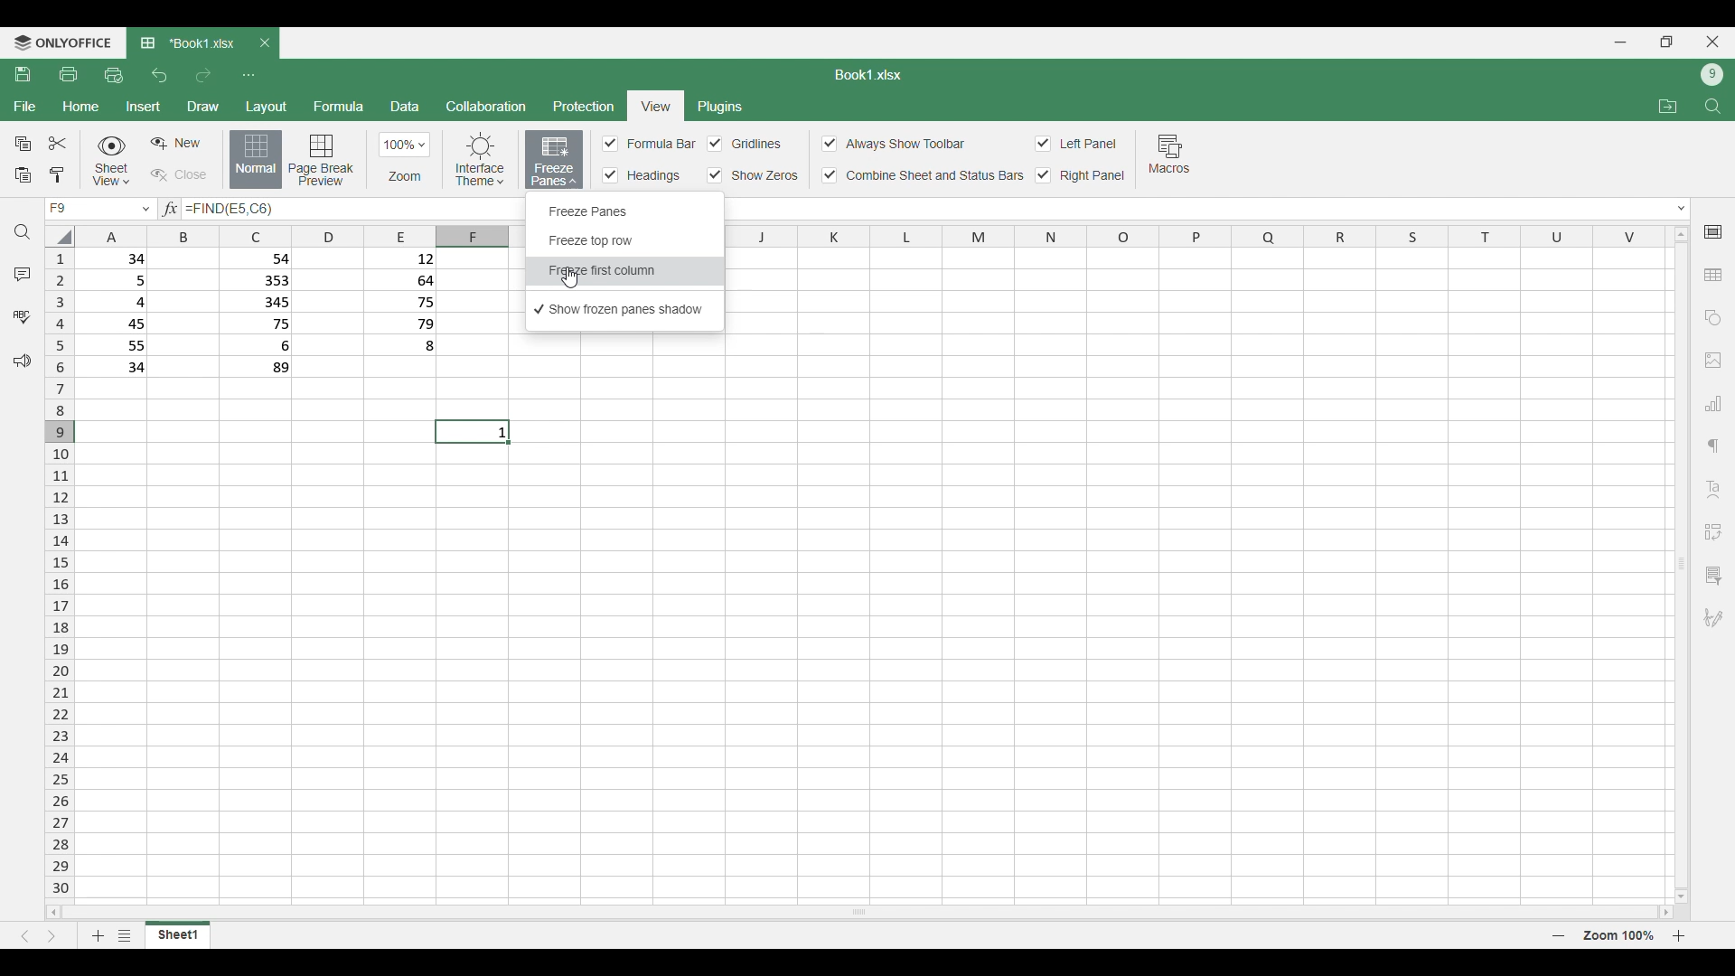 This screenshot has width=1735, height=976. What do you see at coordinates (1079, 175) in the screenshot?
I see `Right panel toggle` at bounding box center [1079, 175].